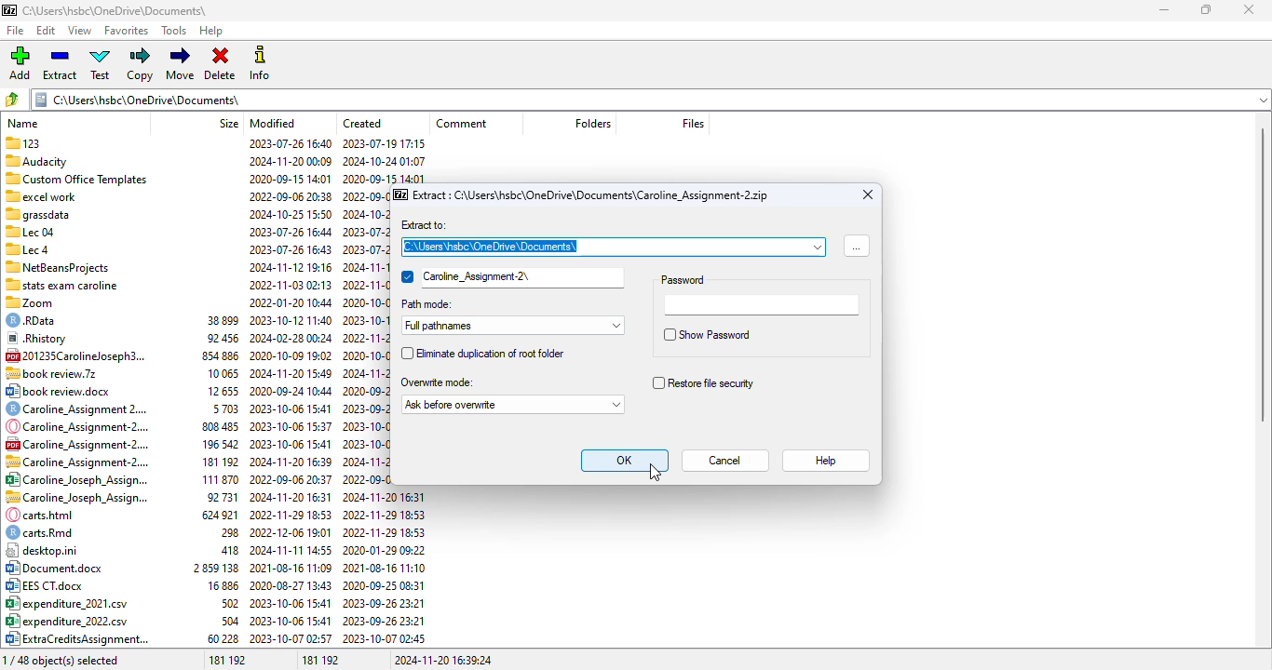  What do you see at coordinates (182, 63) in the screenshot?
I see `move` at bounding box center [182, 63].